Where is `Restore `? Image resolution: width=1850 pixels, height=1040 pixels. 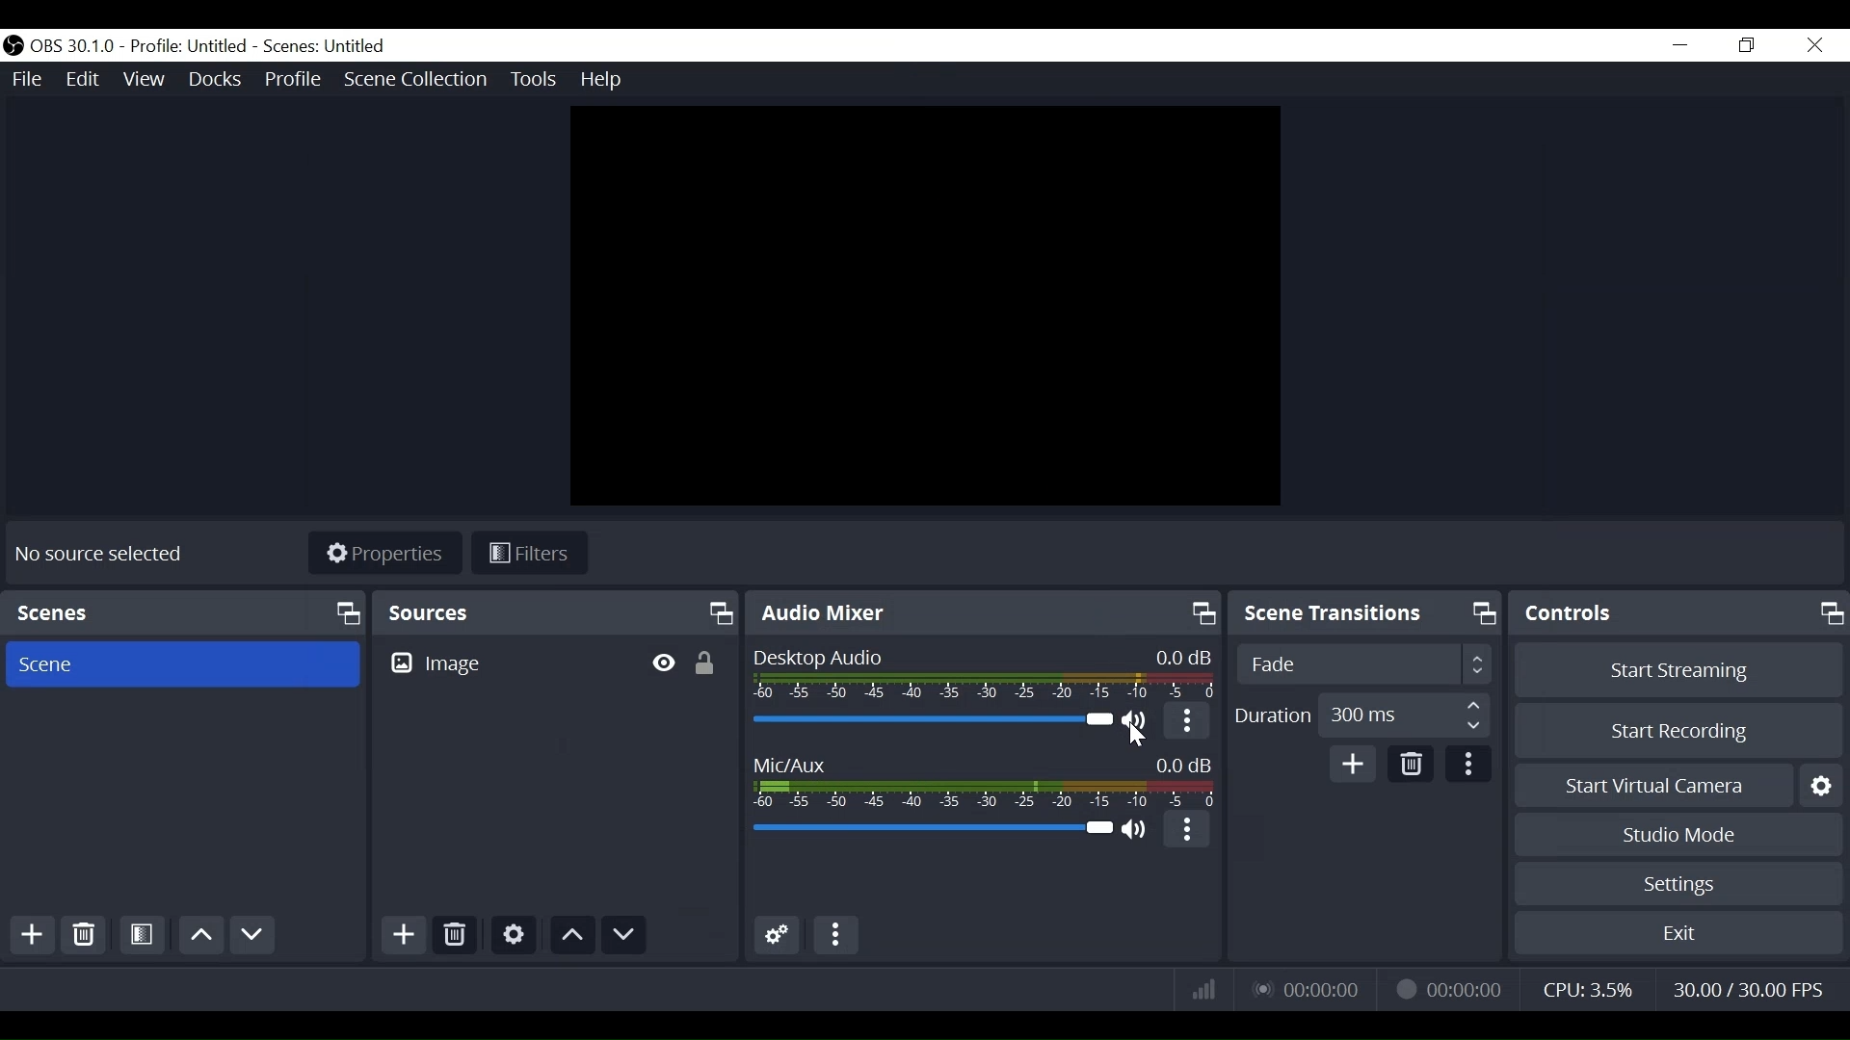 Restore  is located at coordinates (1743, 44).